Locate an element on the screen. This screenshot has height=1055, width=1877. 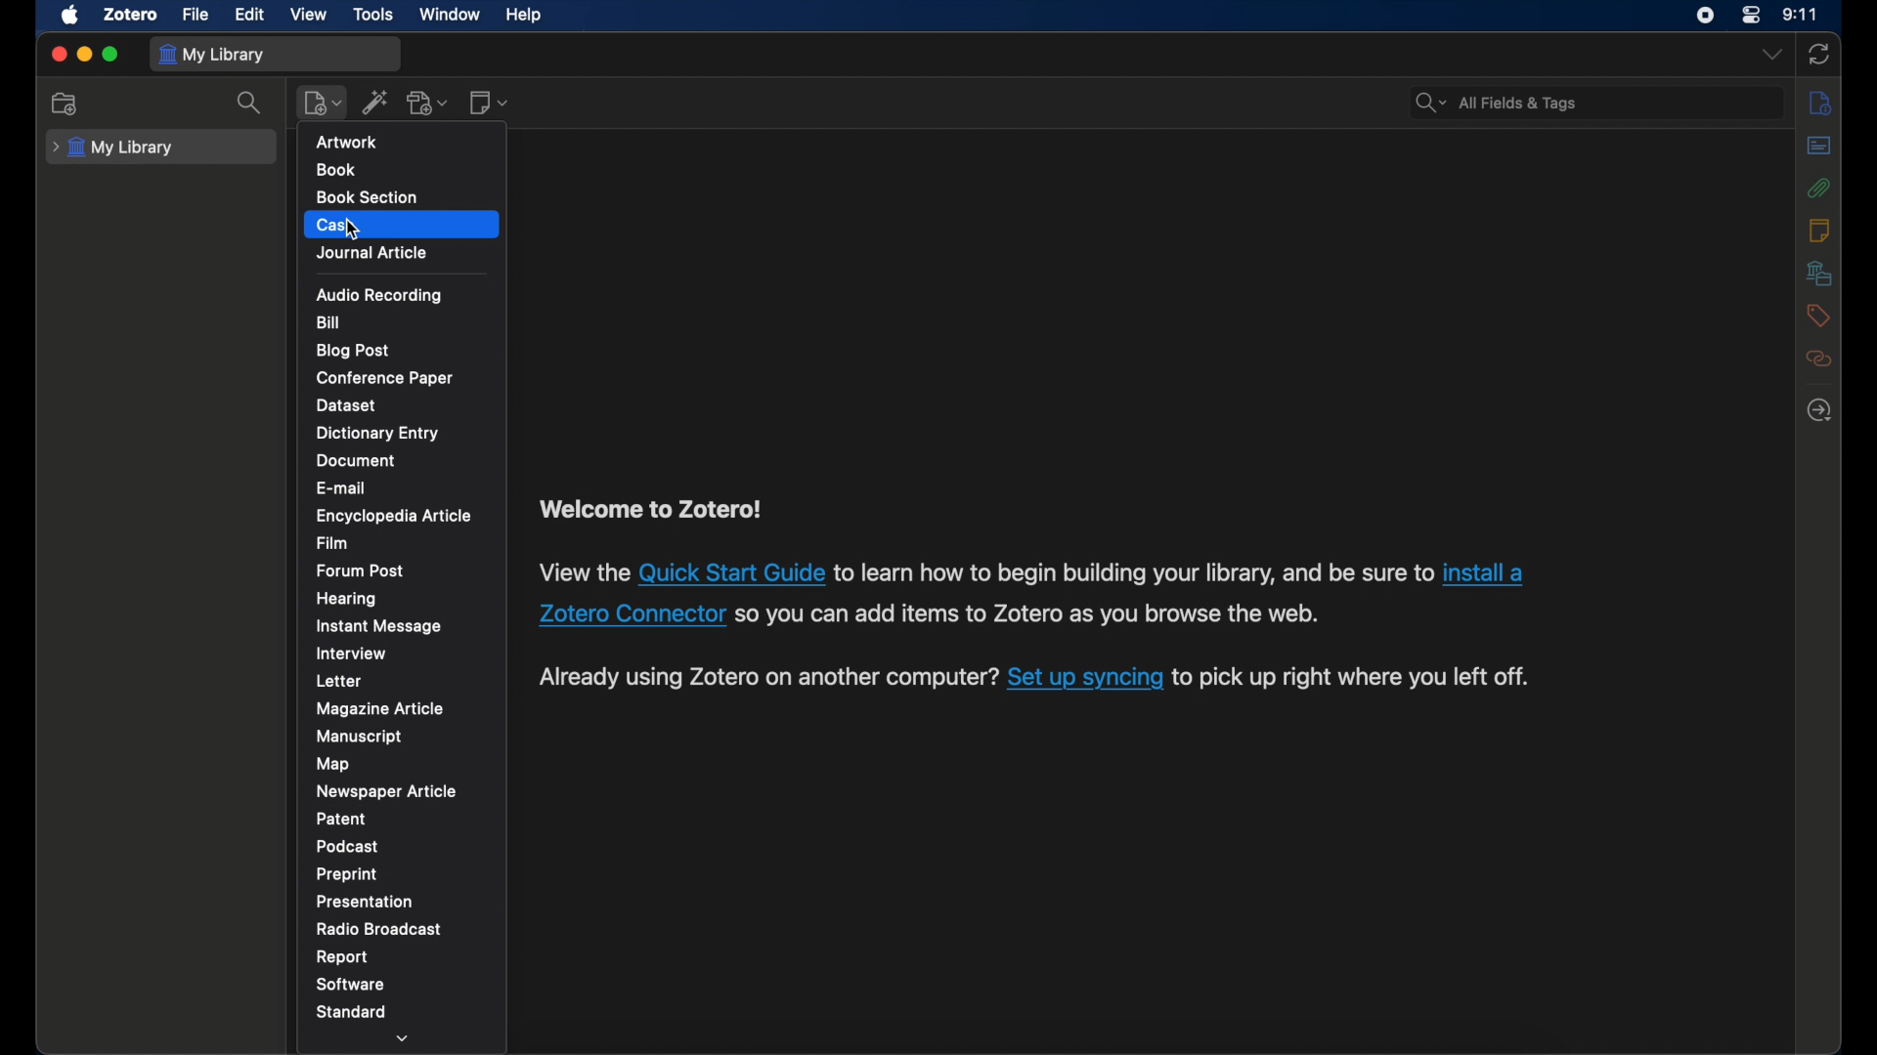
new collection is located at coordinates (65, 105).